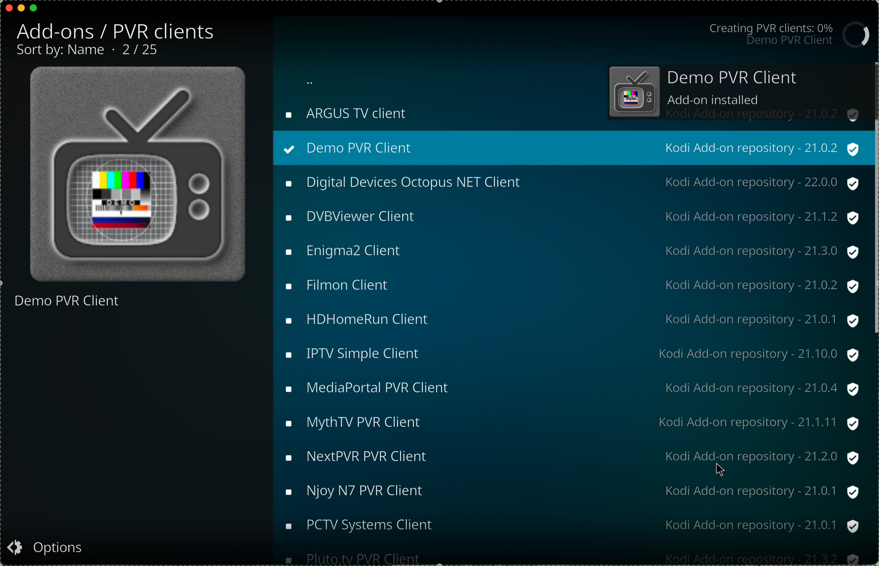 The width and height of the screenshot is (879, 566). Describe the element at coordinates (570, 389) in the screenshot. I see `` at that location.